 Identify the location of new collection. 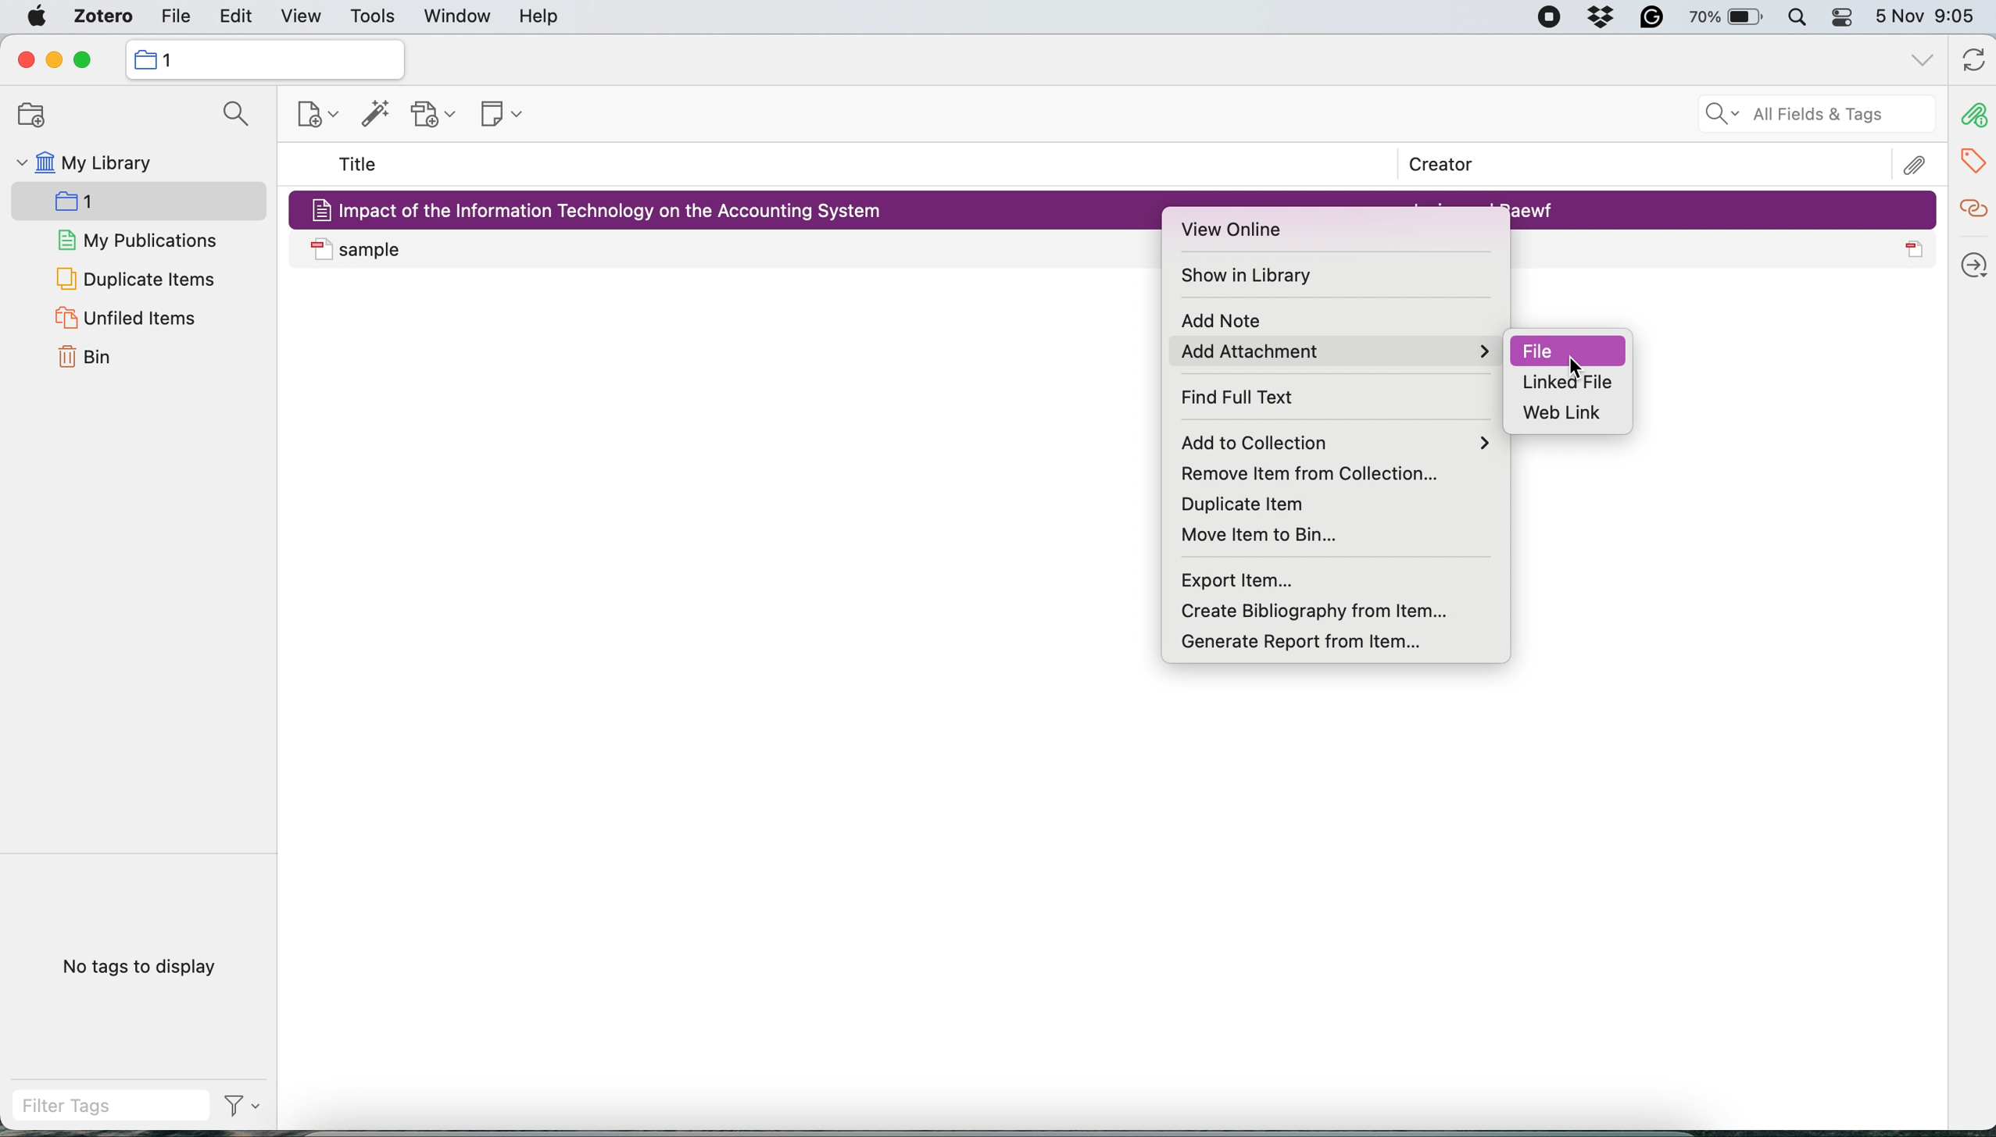
(263, 59).